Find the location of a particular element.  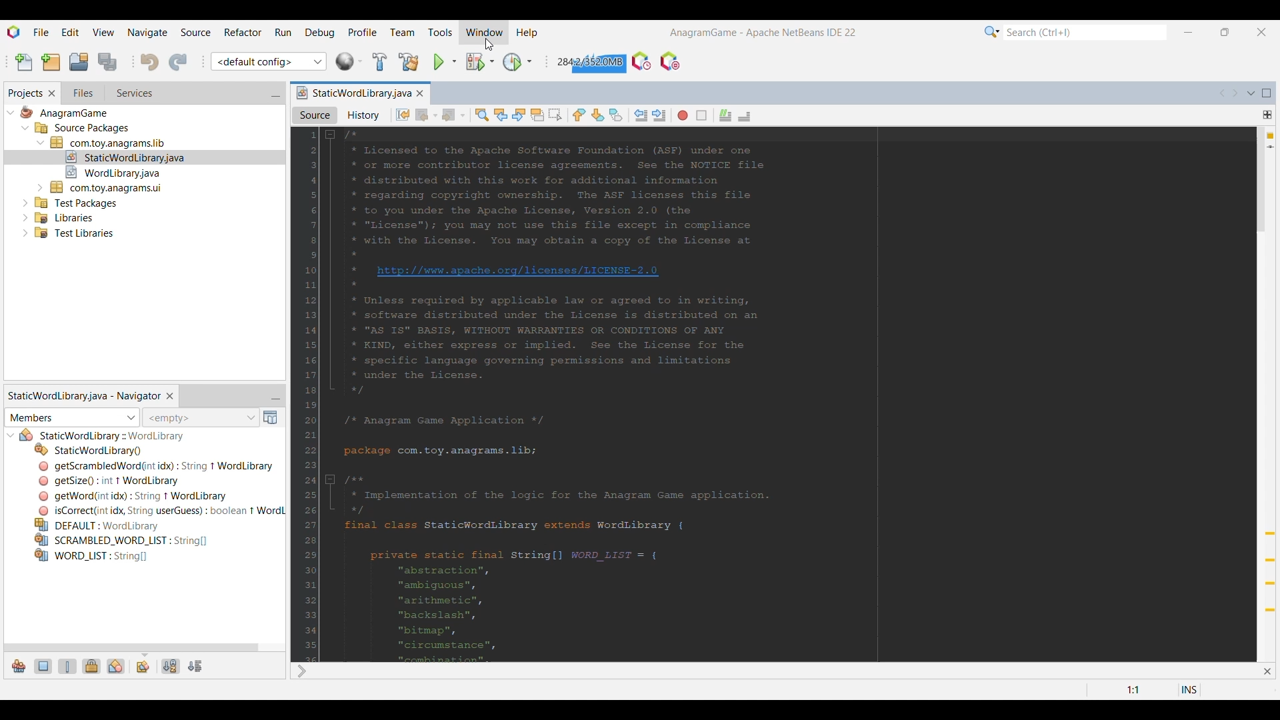

Toggle bookmark is located at coordinates (616, 115).